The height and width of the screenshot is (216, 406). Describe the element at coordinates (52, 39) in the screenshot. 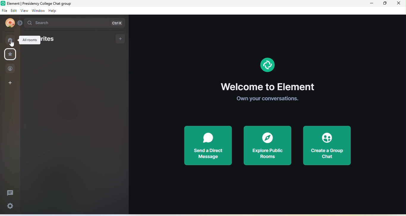

I see `favourites` at that location.